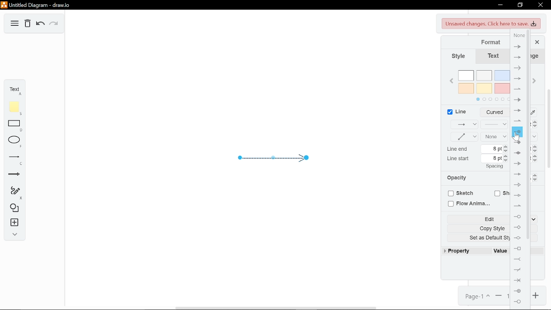  Describe the element at coordinates (536, 296) in the screenshot. I see `Zoom in` at that location.